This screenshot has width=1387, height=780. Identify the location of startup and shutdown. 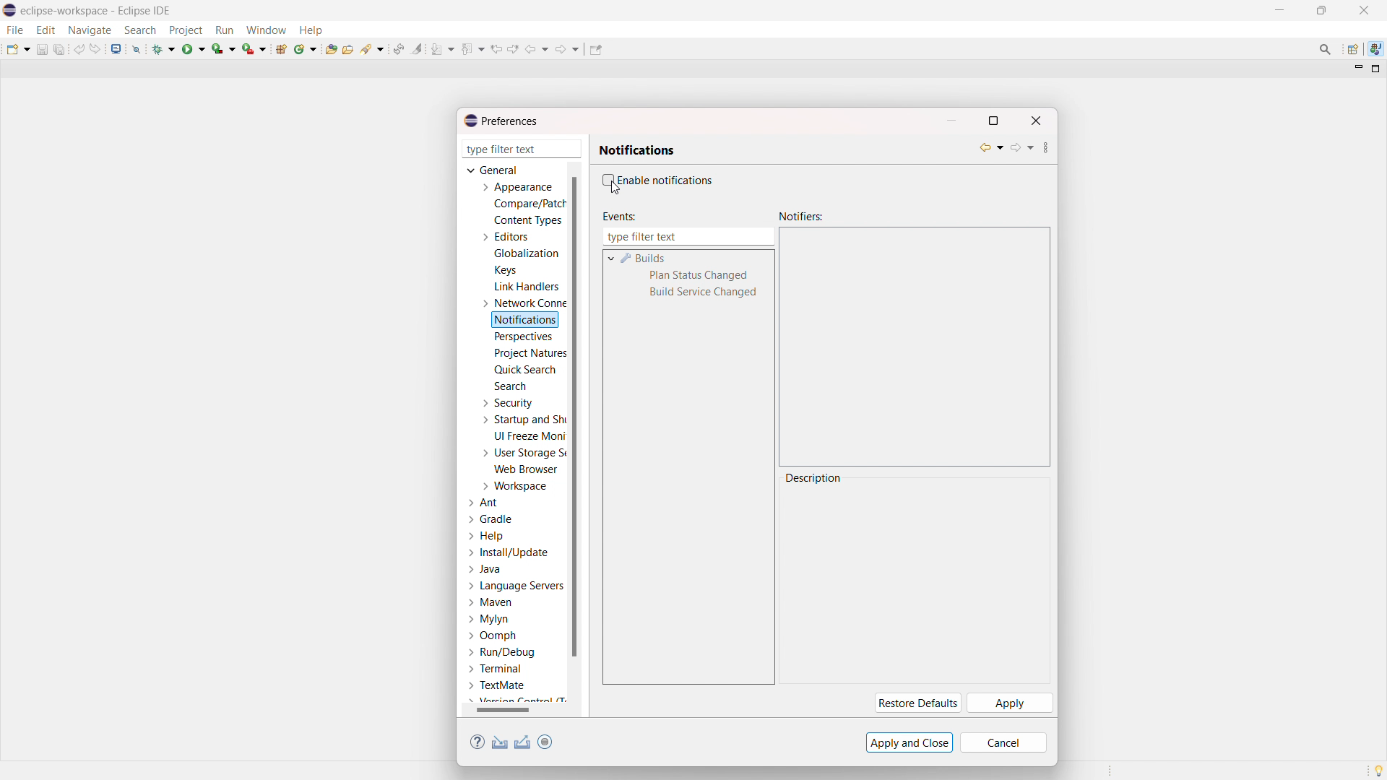
(522, 420).